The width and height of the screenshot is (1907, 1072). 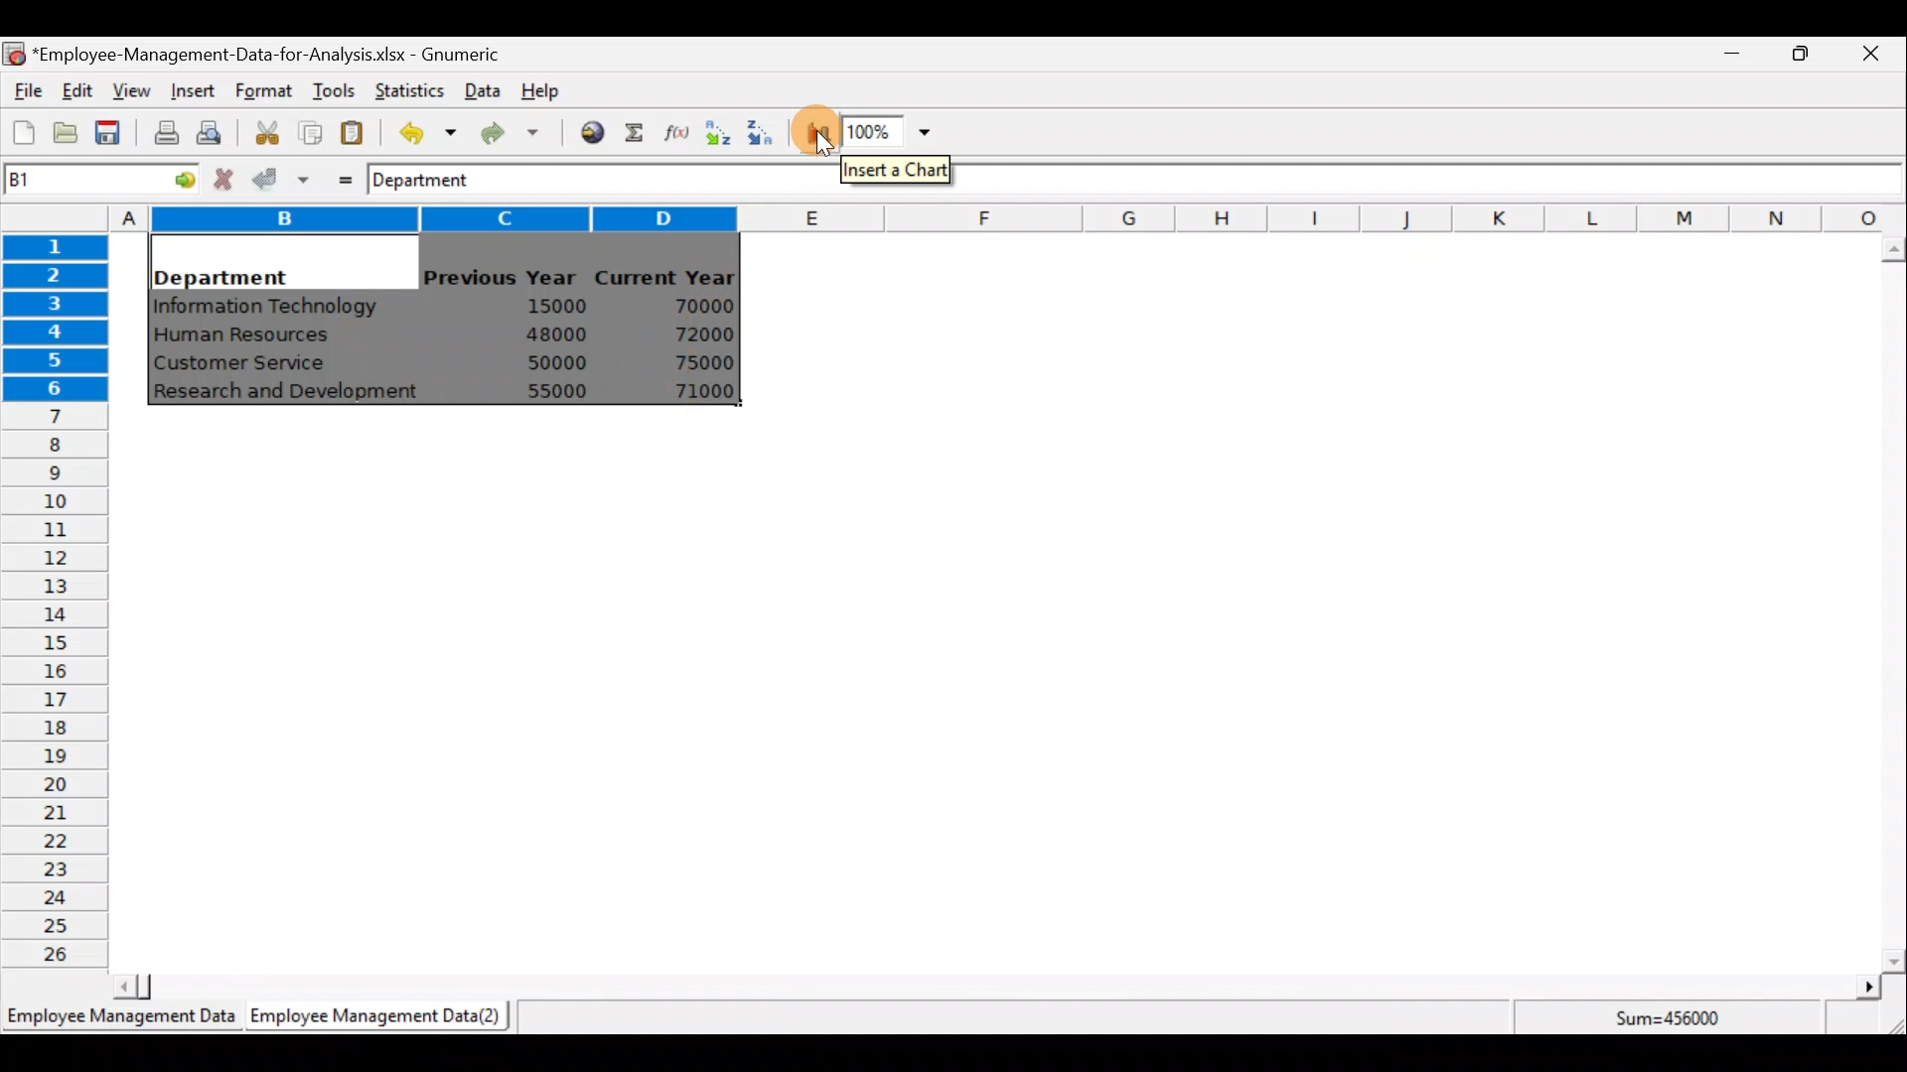 I want to click on Open a file, so click(x=71, y=135).